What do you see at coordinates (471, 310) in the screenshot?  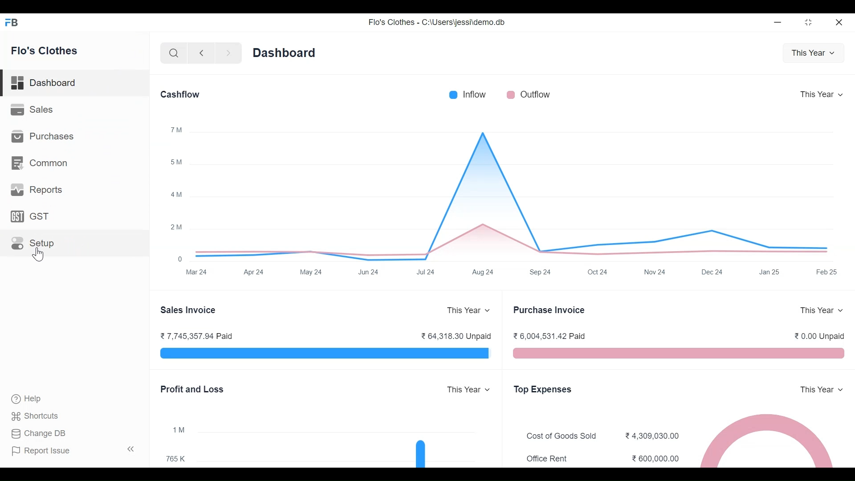 I see `This Year` at bounding box center [471, 310].